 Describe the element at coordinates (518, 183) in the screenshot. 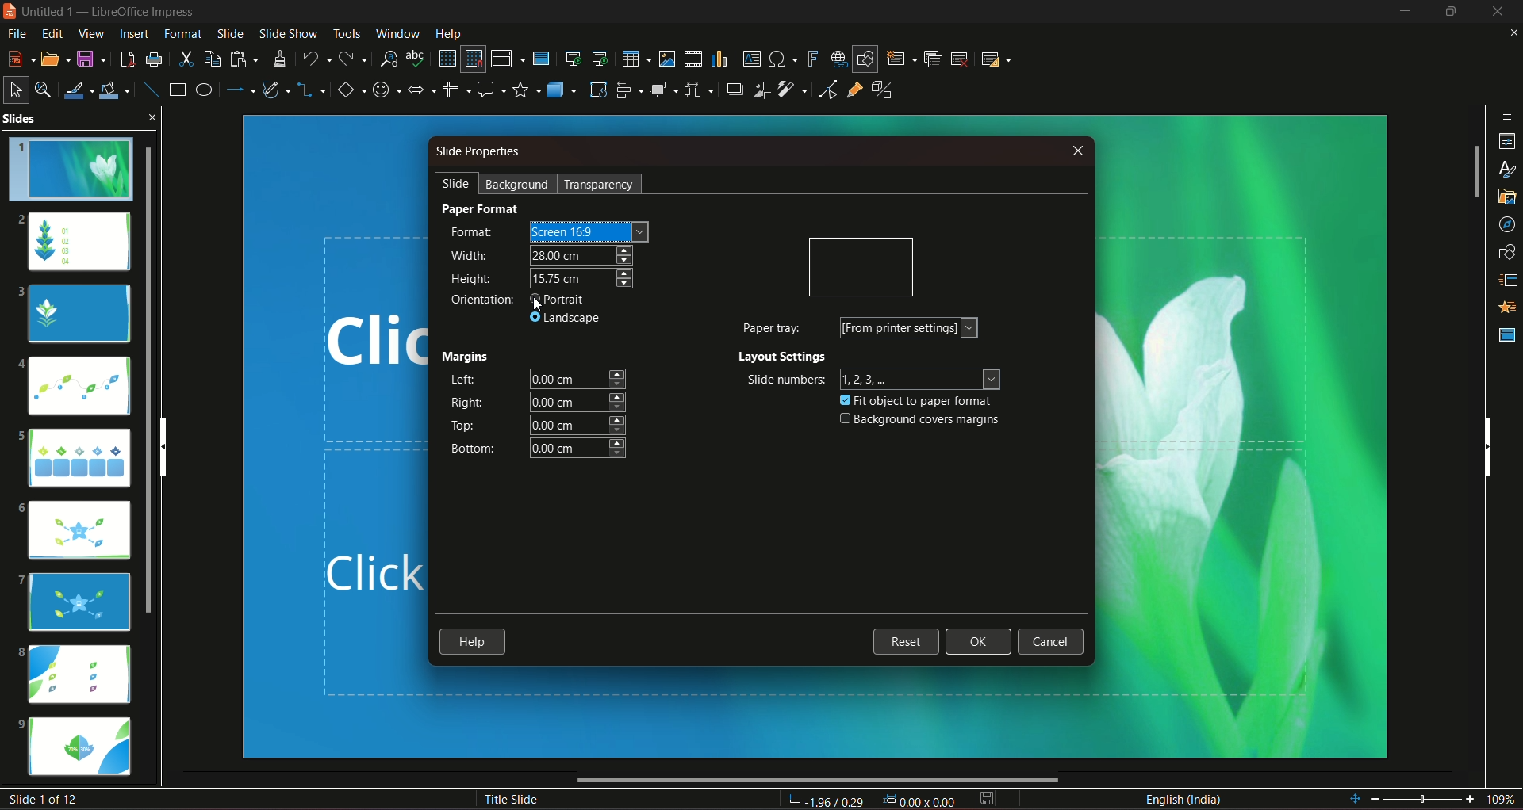

I see `background` at that location.